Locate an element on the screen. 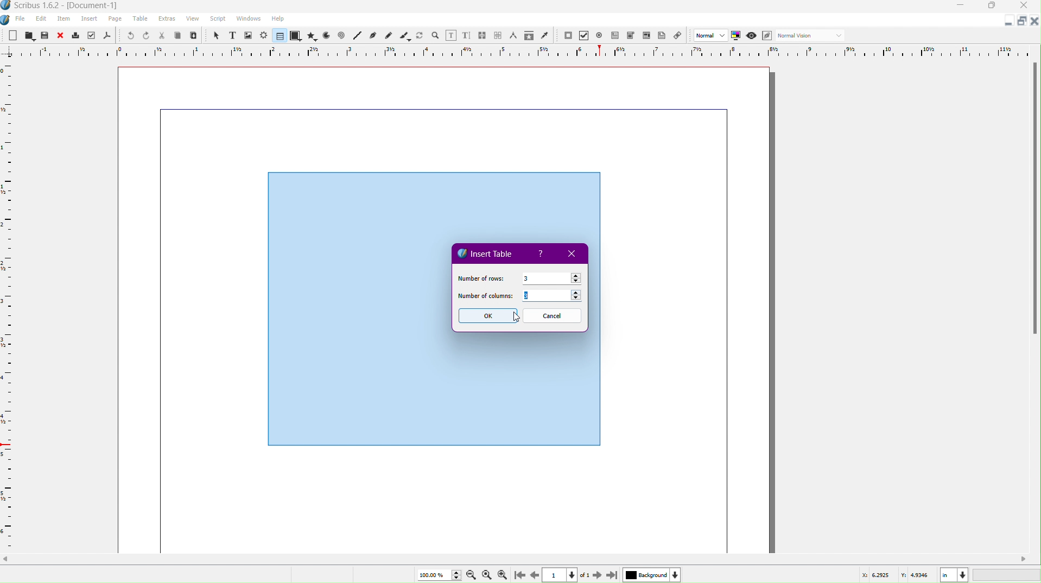  Window Name is located at coordinates (66, 6).